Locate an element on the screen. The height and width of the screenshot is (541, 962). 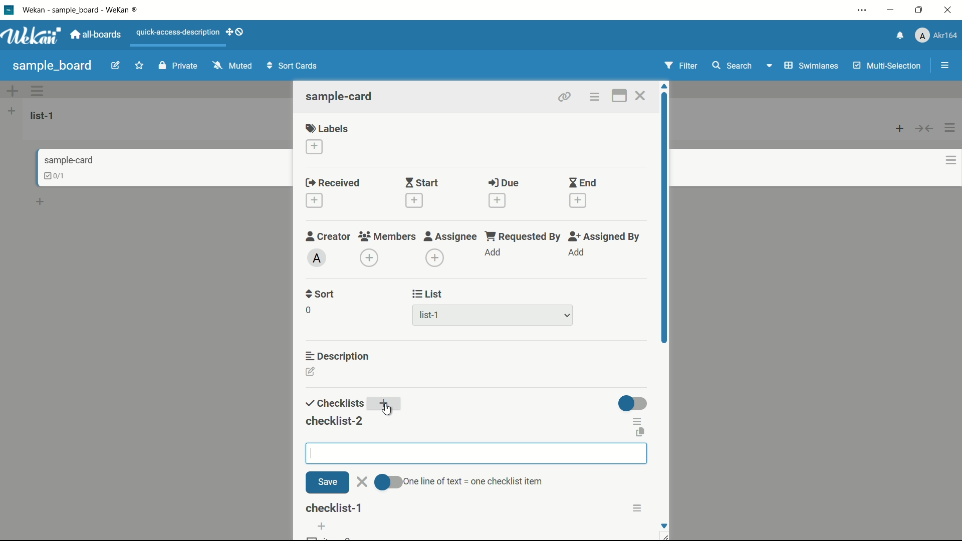
minimize is located at coordinates (889, 11).